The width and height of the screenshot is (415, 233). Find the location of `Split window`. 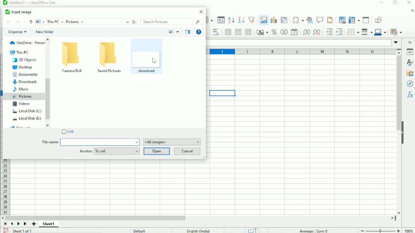

Split window is located at coordinates (366, 20).